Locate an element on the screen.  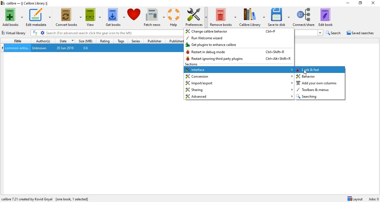
Search is located at coordinates (334, 33).